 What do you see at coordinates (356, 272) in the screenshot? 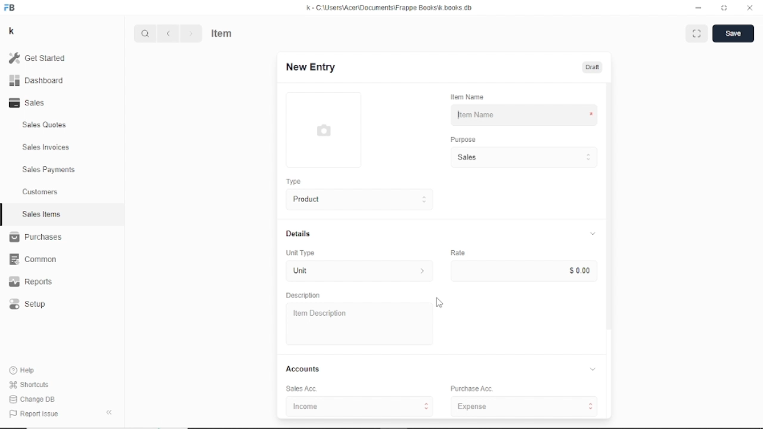
I see `Unit` at bounding box center [356, 272].